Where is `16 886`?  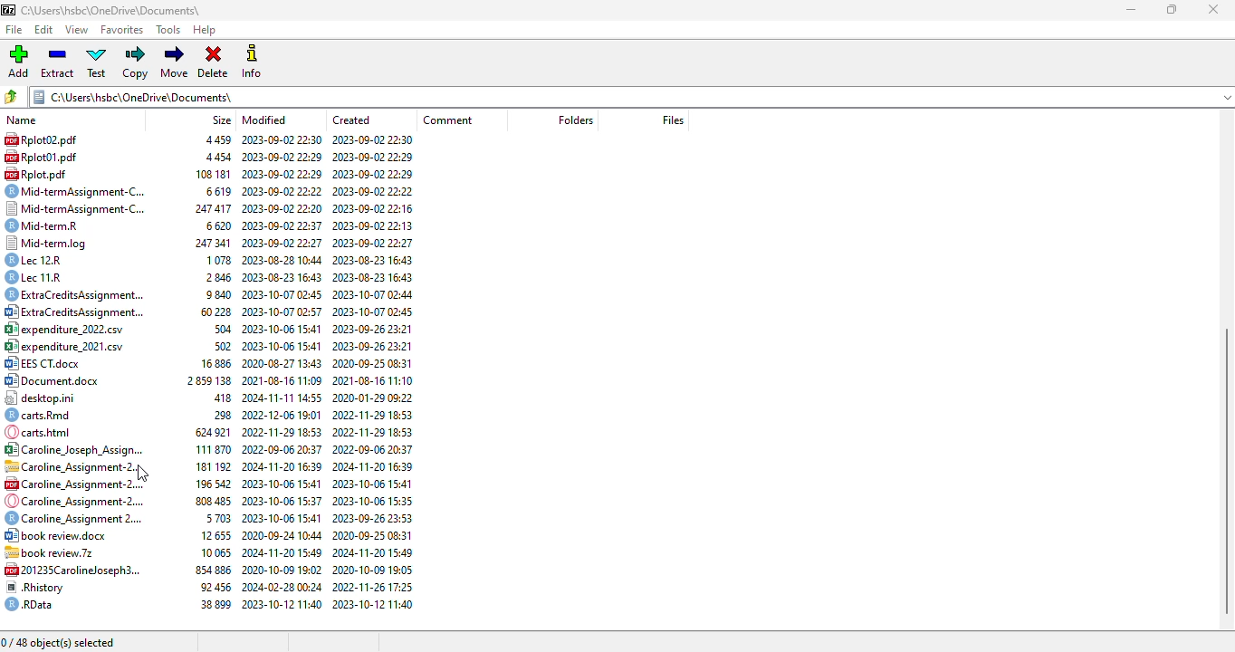
16 886 is located at coordinates (213, 362).